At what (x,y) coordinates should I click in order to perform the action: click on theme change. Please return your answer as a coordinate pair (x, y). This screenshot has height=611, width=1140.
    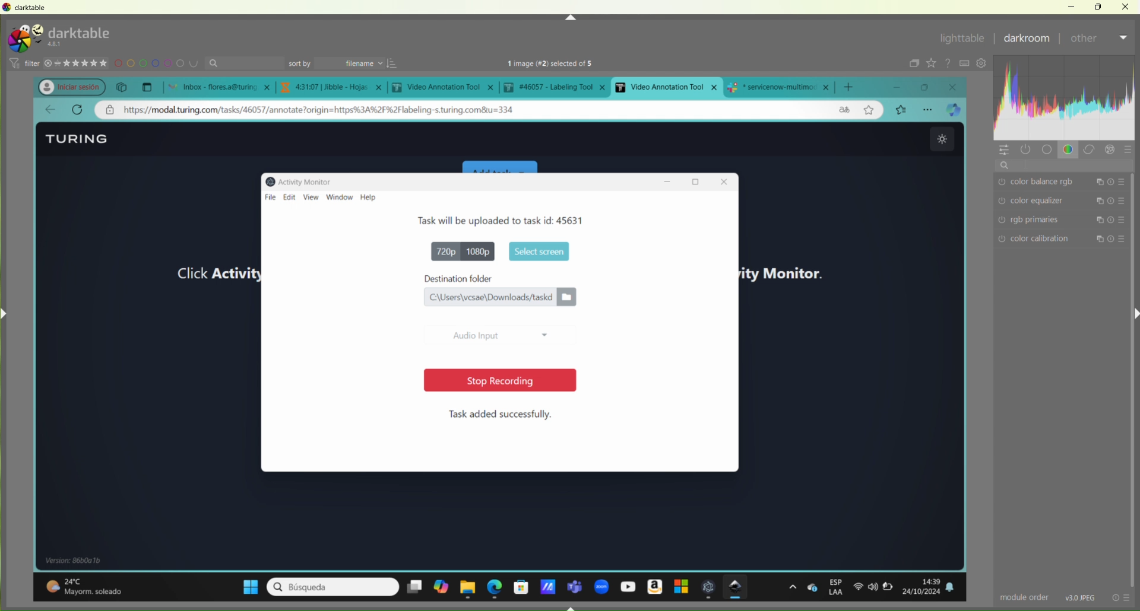
    Looking at the image, I should click on (940, 139).